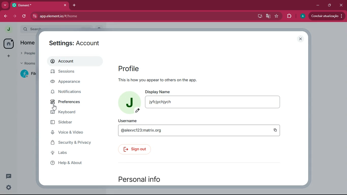 Image resolution: width=347 pixels, height=195 pixels. Describe the element at coordinates (70, 133) in the screenshot. I see `voice & video` at that location.